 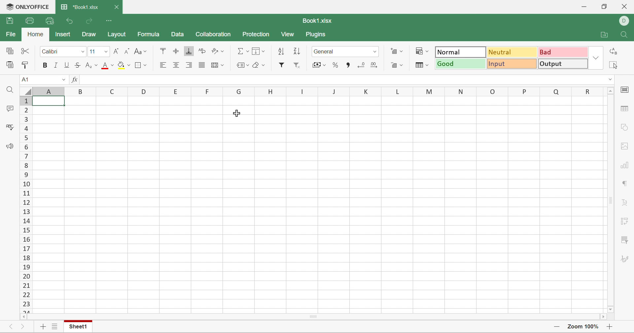 What do you see at coordinates (178, 35) in the screenshot?
I see `Data` at bounding box center [178, 35].